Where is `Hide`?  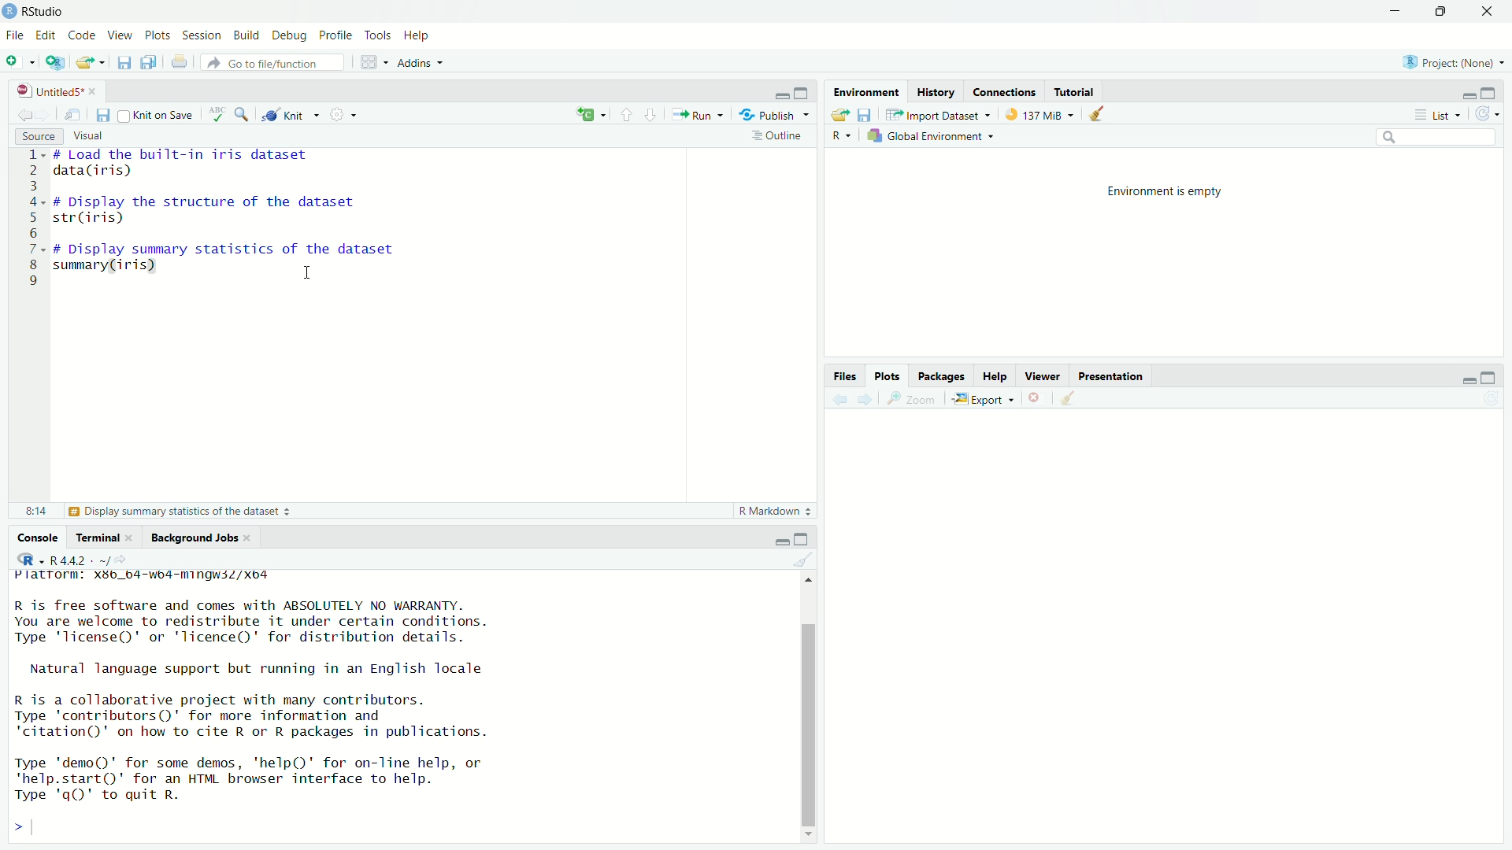 Hide is located at coordinates (1468, 377).